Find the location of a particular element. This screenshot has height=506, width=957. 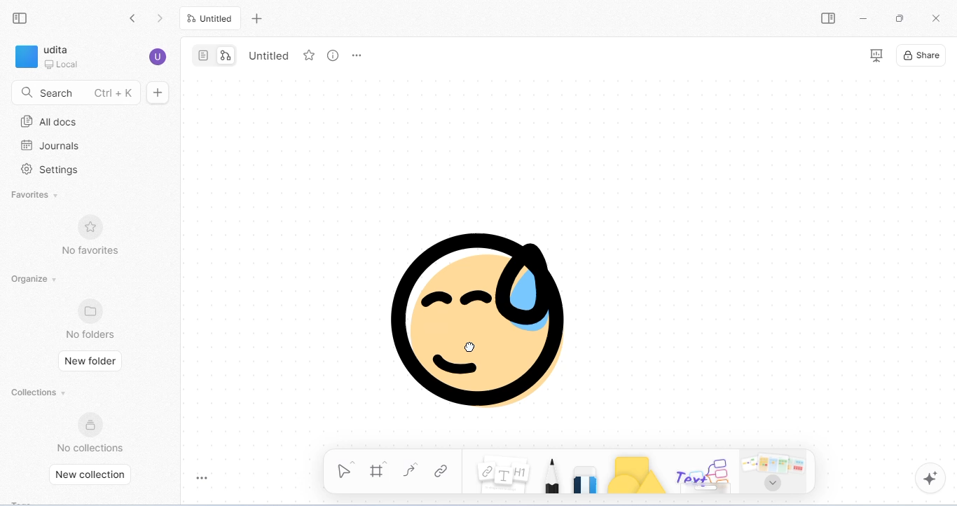

share is located at coordinates (921, 55).